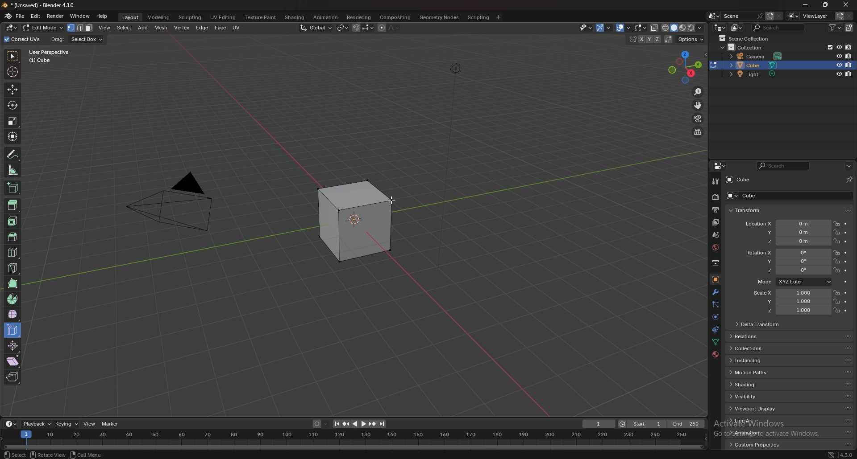  I want to click on pin, so click(848, 180).